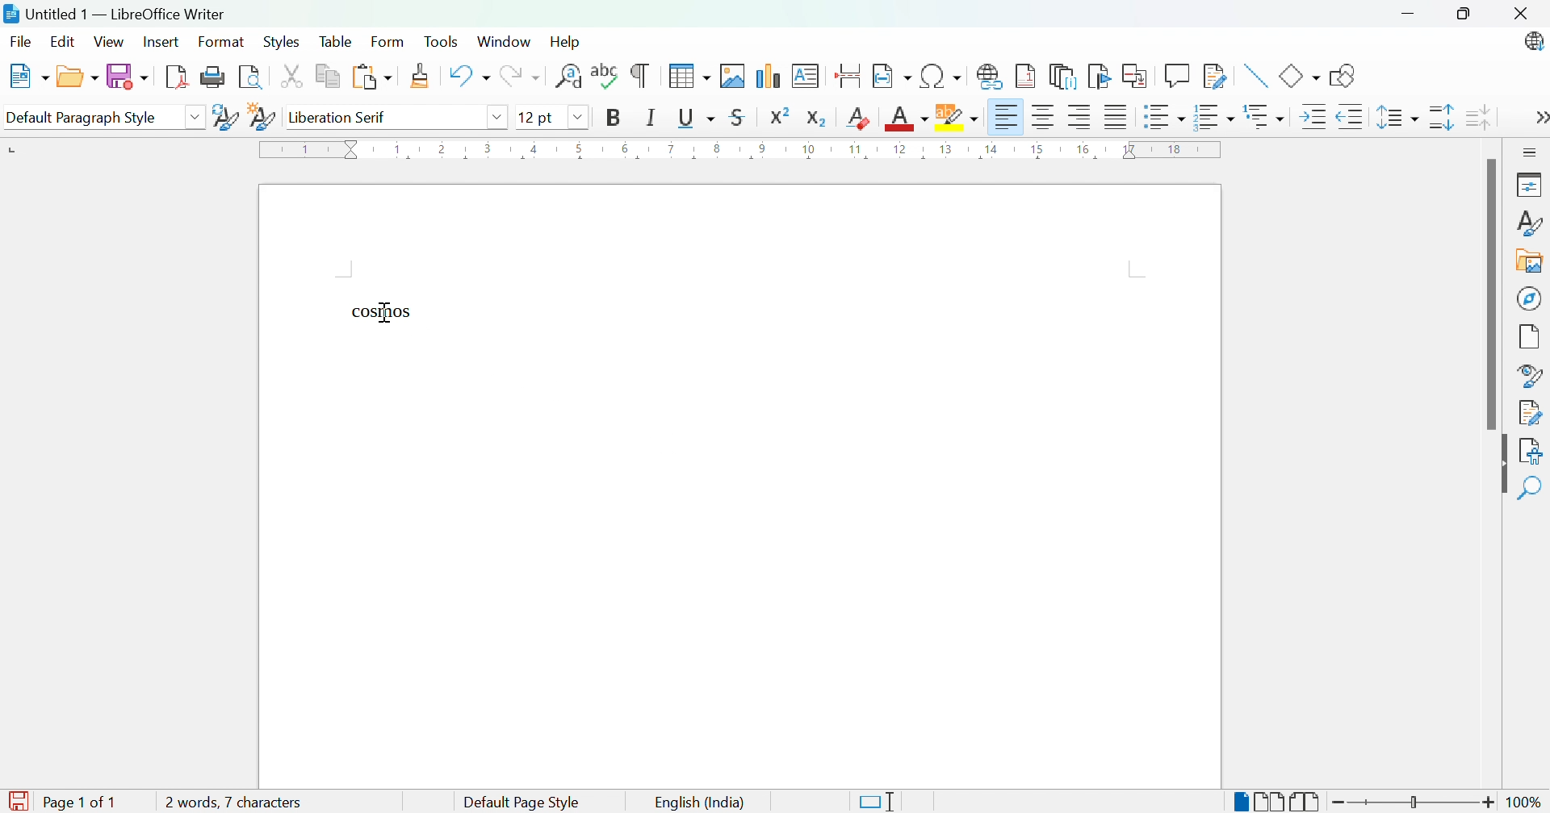 The image size is (1550, 813). I want to click on Insert footnote, so click(1027, 75).